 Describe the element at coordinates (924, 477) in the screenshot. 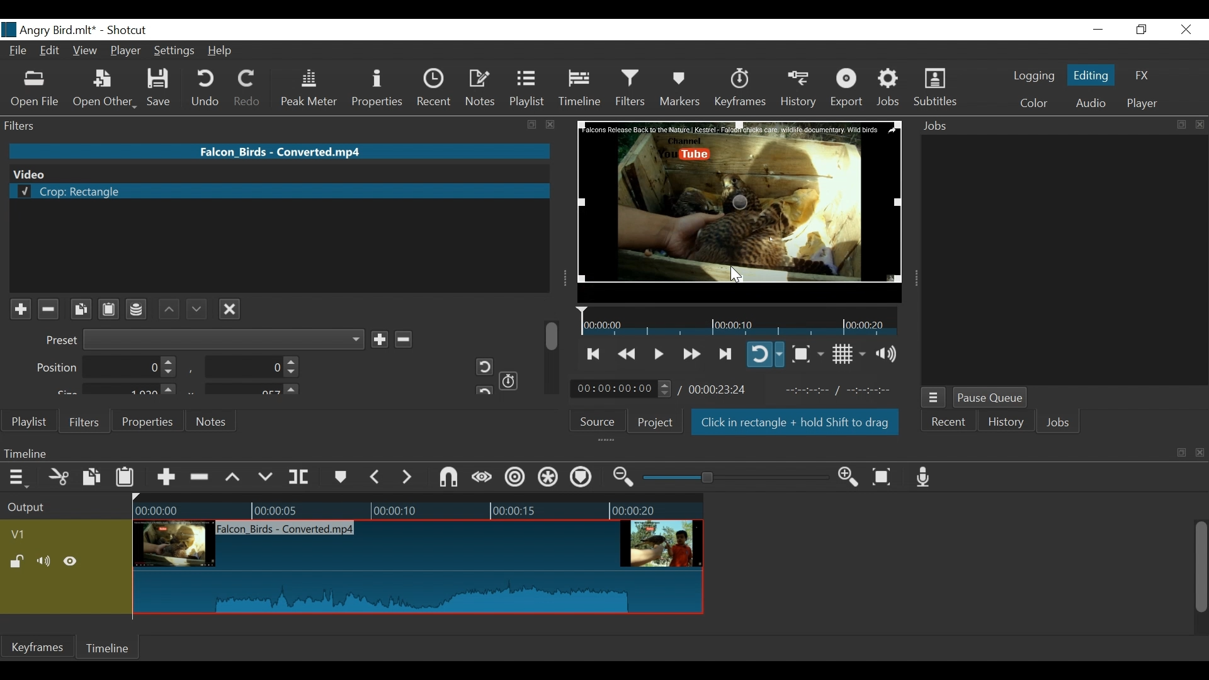

I see `Record audio` at that location.